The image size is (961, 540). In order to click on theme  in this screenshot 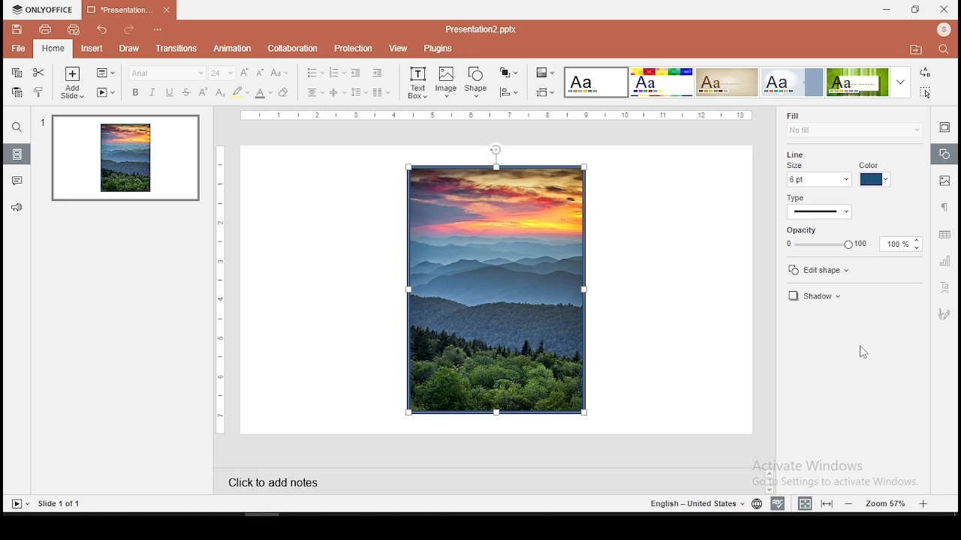, I will do `click(869, 82)`.